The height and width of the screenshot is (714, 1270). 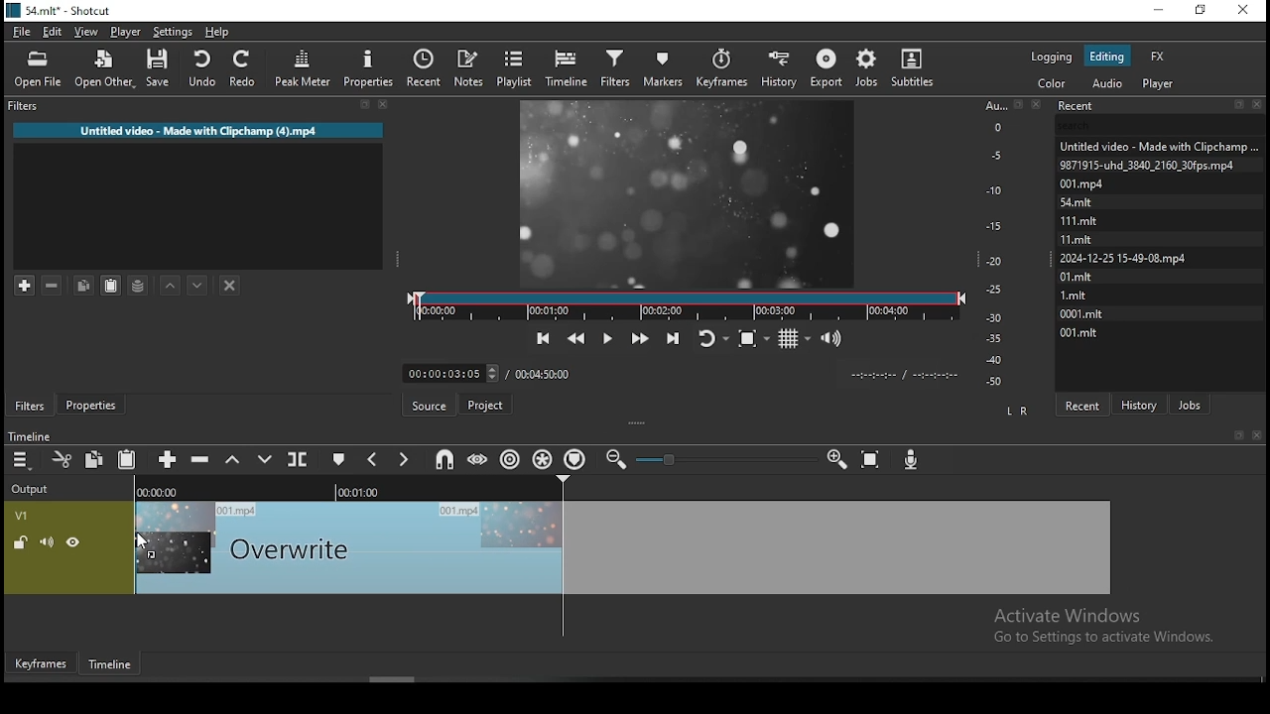 I want to click on files, so click(x=1079, y=183).